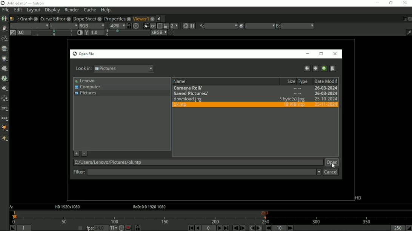  What do you see at coordinates (129, 18) in the screenshot?
I see `close` at bounding box center [129, 18].